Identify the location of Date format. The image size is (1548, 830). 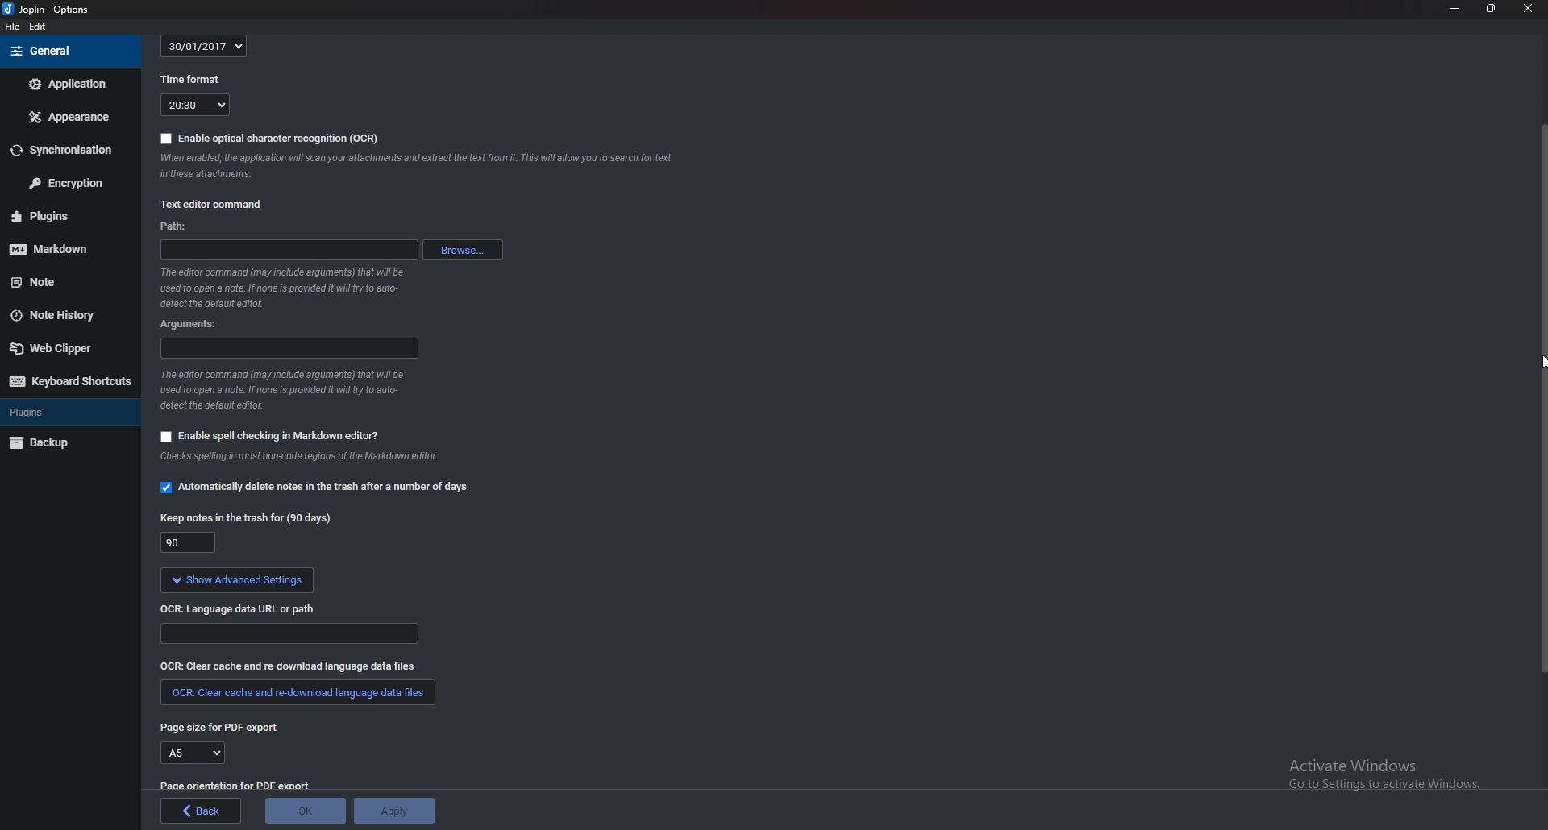
(203, 47).